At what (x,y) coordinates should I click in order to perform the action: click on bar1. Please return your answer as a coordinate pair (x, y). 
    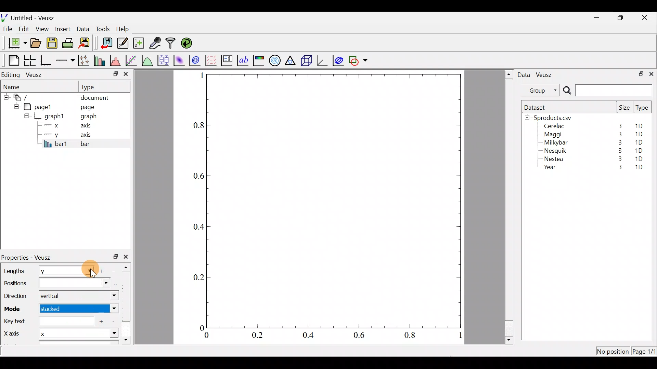
    Looking at the image, I should click on (56, 143).